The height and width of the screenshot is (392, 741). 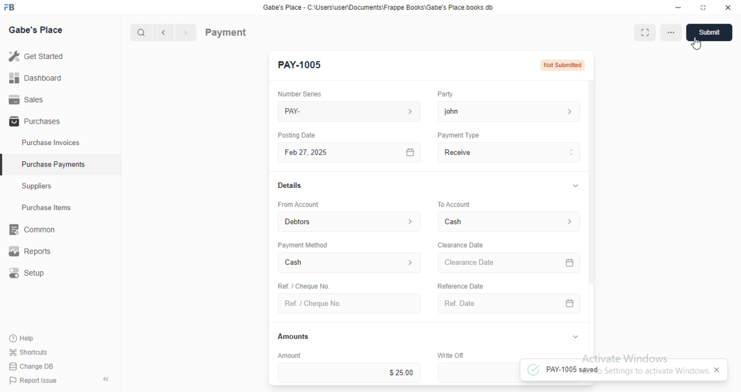 What do you see at coordinates (444, 94) in the screenshot?
I see `Party` at bounding box center [444, 94].